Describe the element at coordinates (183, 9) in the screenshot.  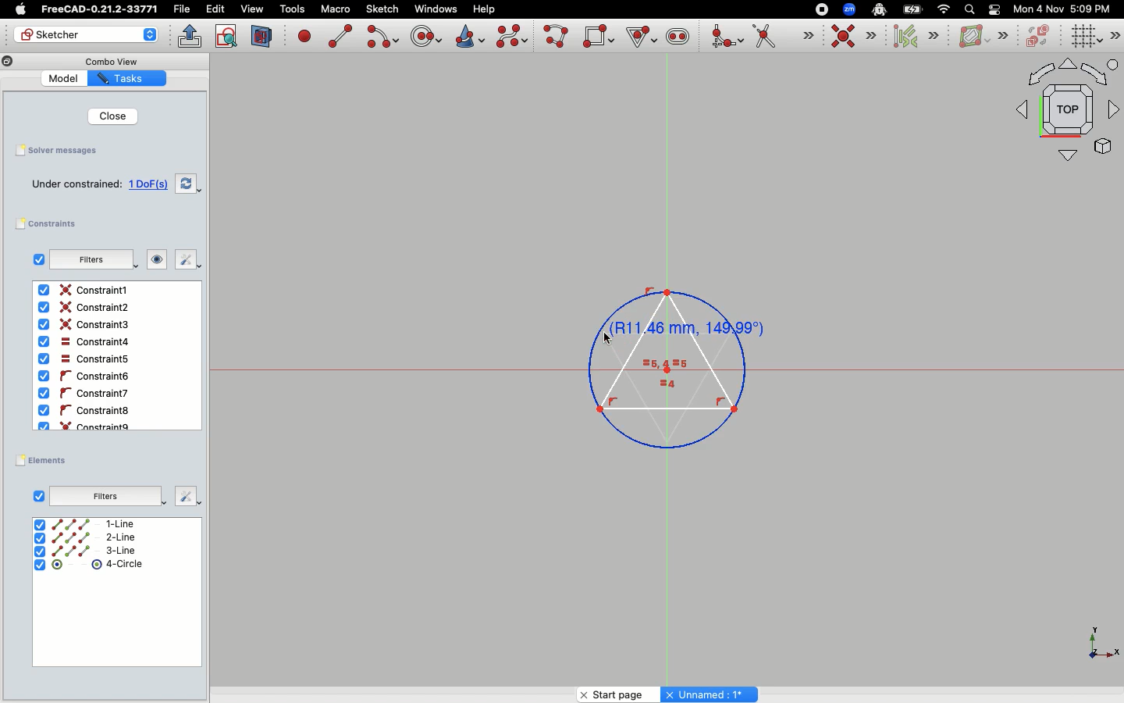
I see `File` at that location.